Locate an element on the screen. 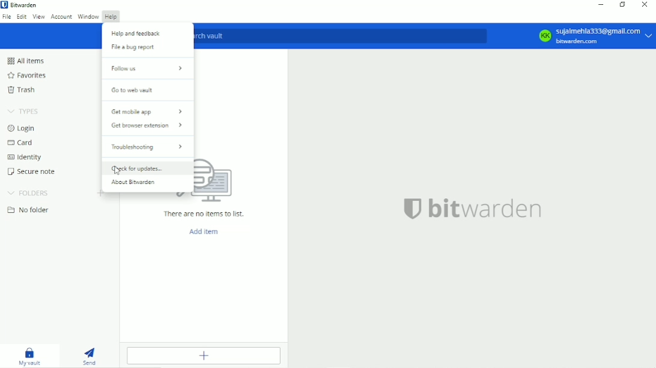 Image resolution: width=656 pixels, height=368 pixels. Create folder is located at coordinates (99, 194).